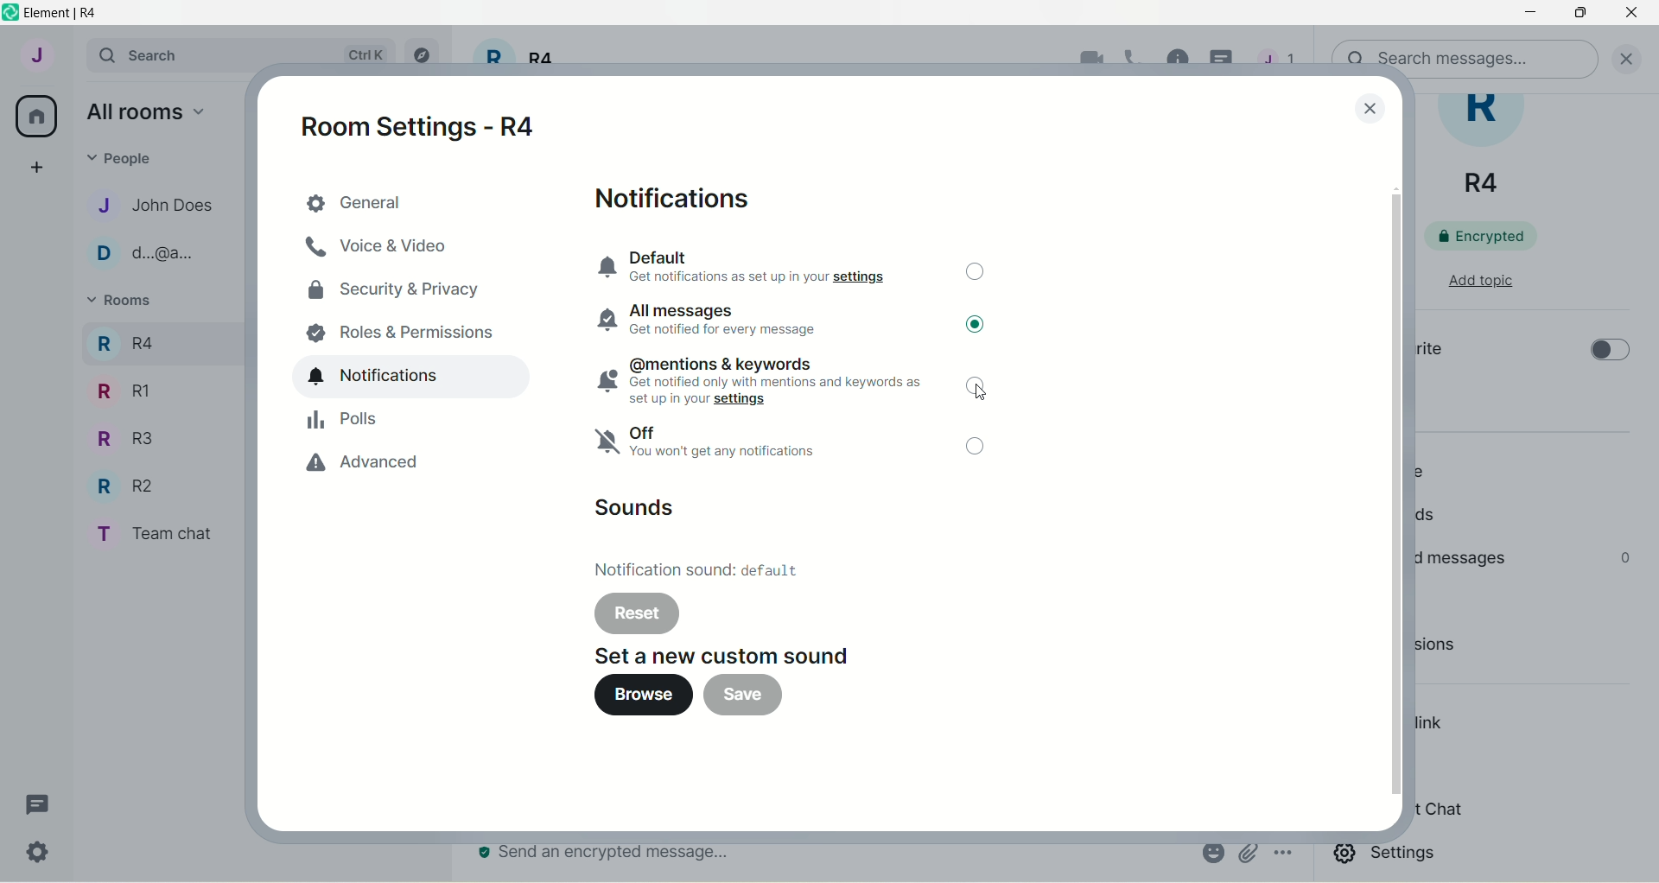 This screenshot has height=883, width=1659. What do you see at coordinates (67, 13) in the screenshot?
I see `element` at bounding box center [67, 13].